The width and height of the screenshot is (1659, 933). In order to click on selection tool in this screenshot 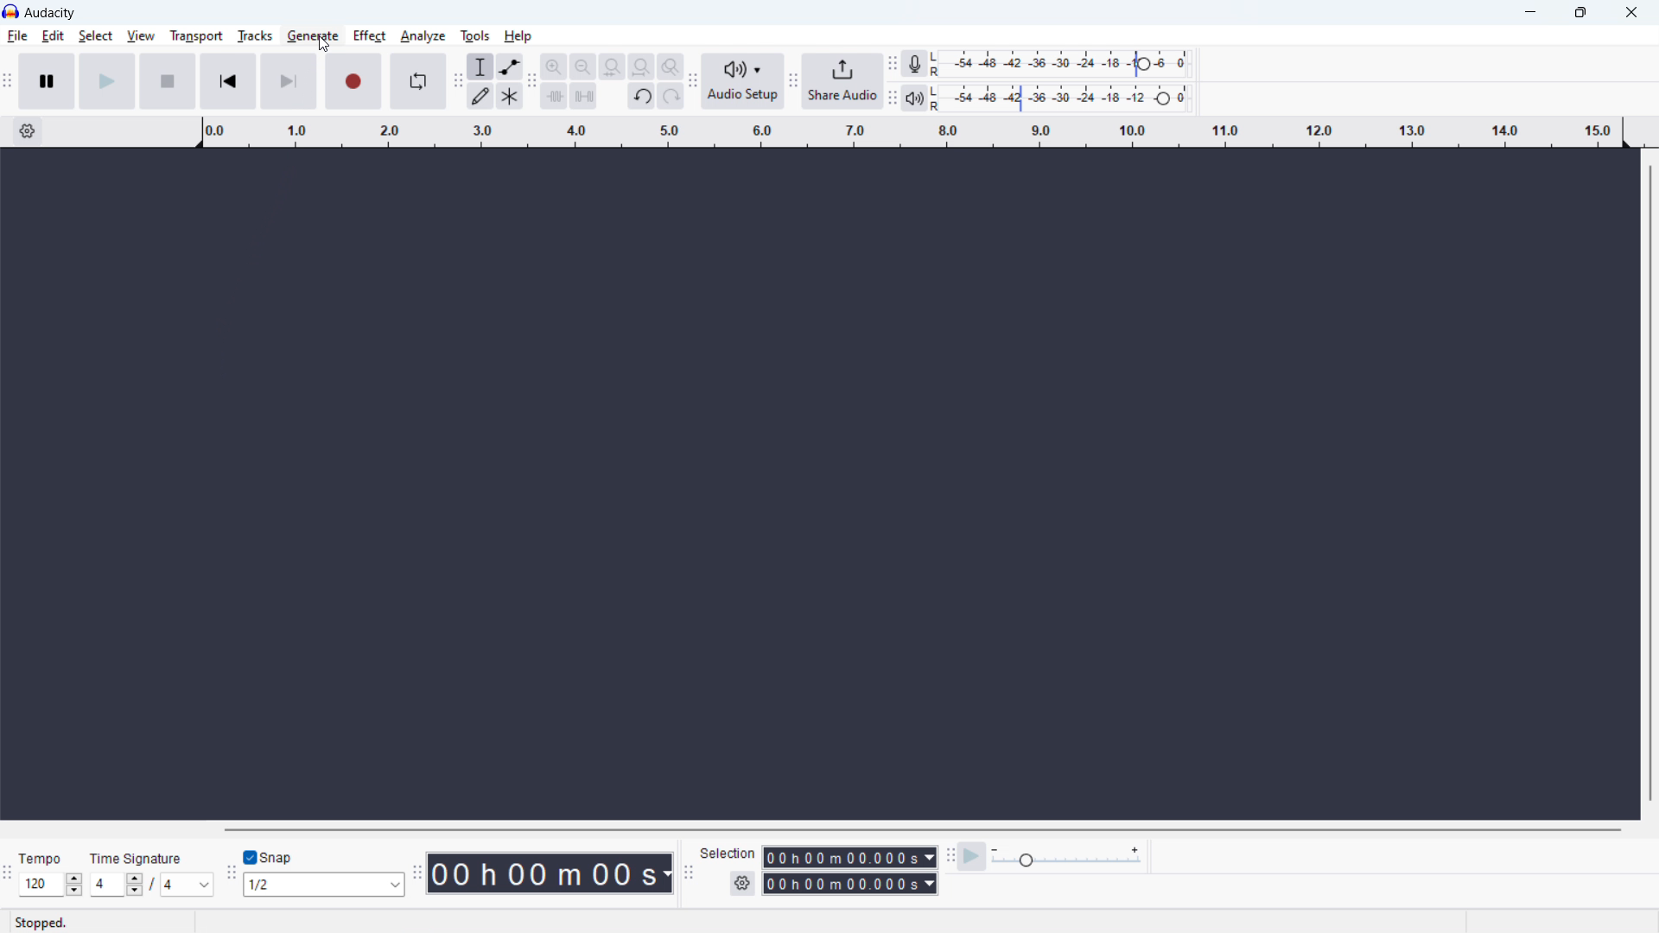, I will do `click(481, 67)`.